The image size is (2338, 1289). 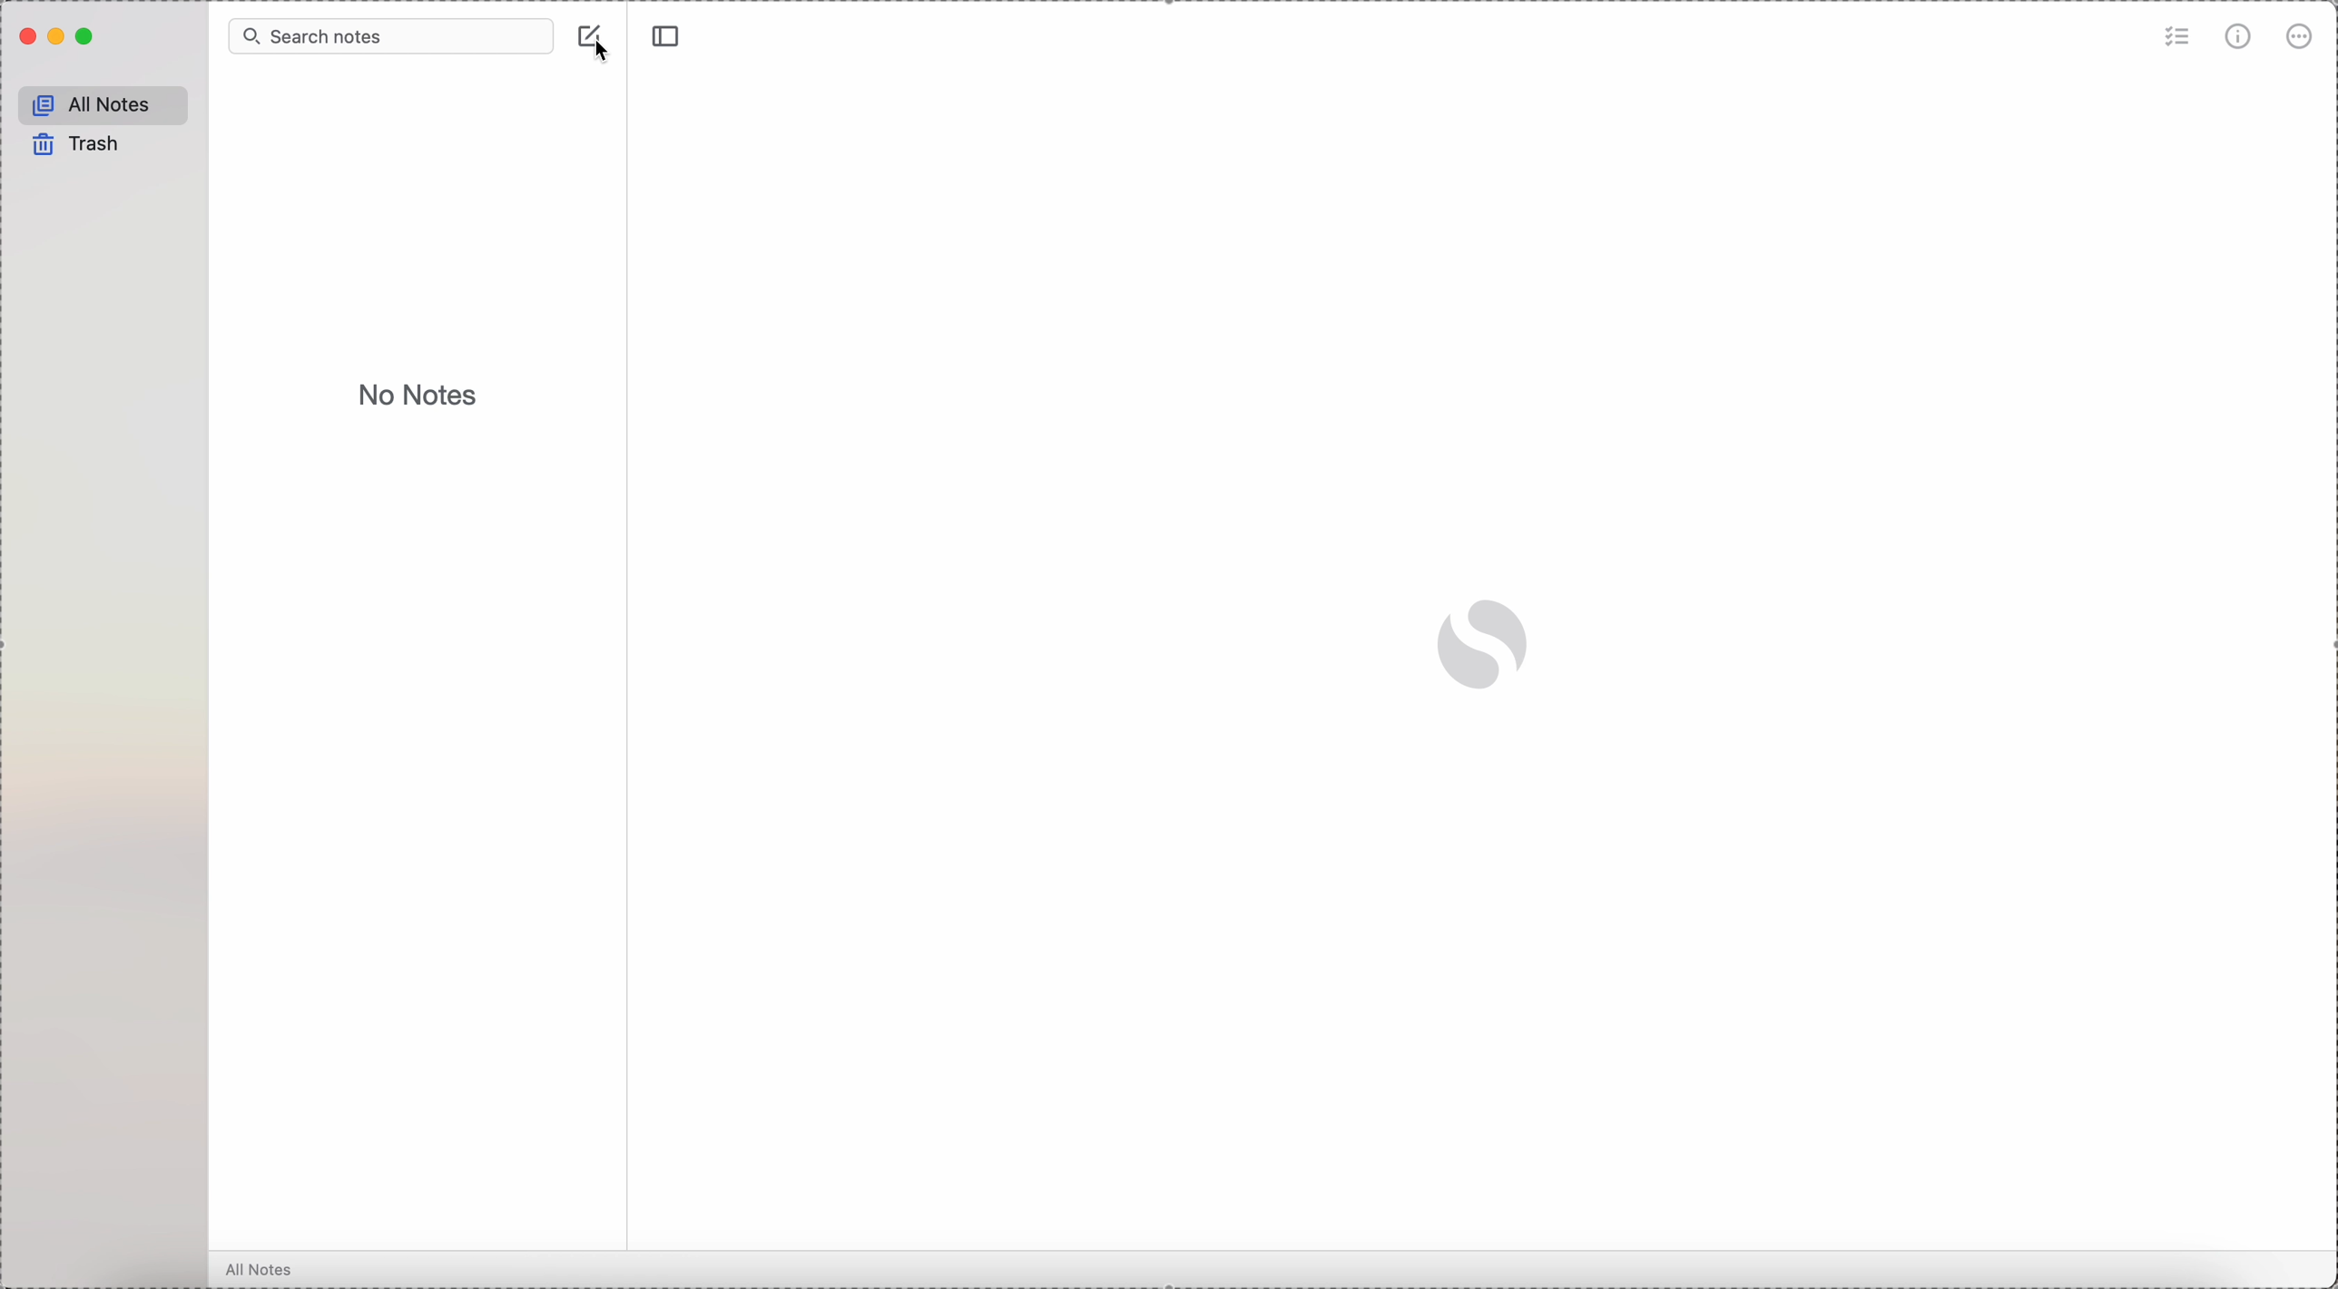 What do you see at coordinates (390, 34) in the screenshot?
I see `search bar` at bounding box center [390, 34].